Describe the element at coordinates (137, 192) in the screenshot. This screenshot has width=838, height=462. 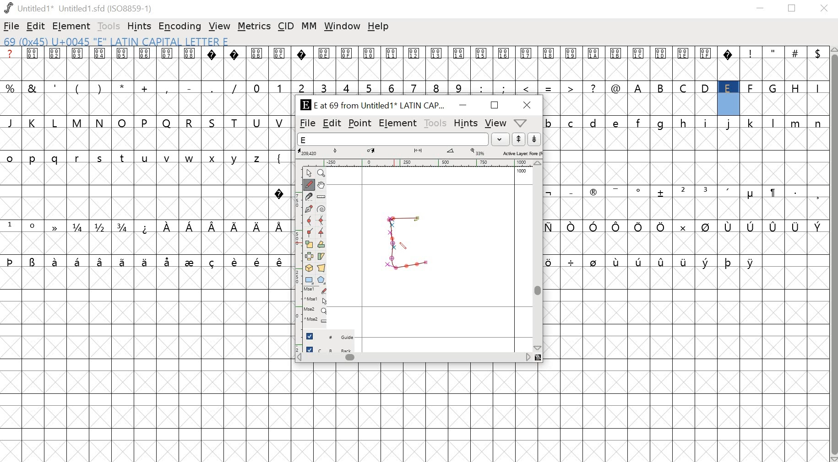
I see `empty cells` at that location.